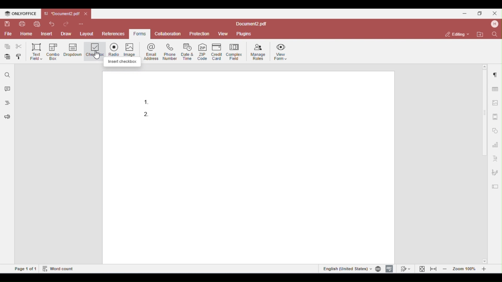 This screenshot has height=282, width=502. Describe the element at coordinates (62, 14) in the screenshot. I see `tab name` at that location.